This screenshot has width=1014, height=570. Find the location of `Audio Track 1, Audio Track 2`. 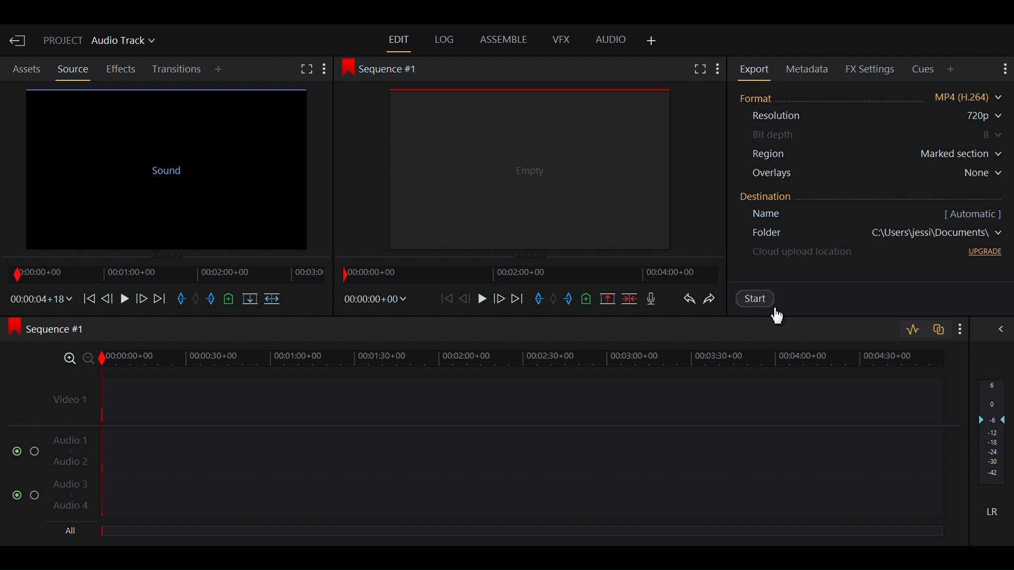

Audio Track 1, Audio Track 2 is located at coordinates (496, 446).